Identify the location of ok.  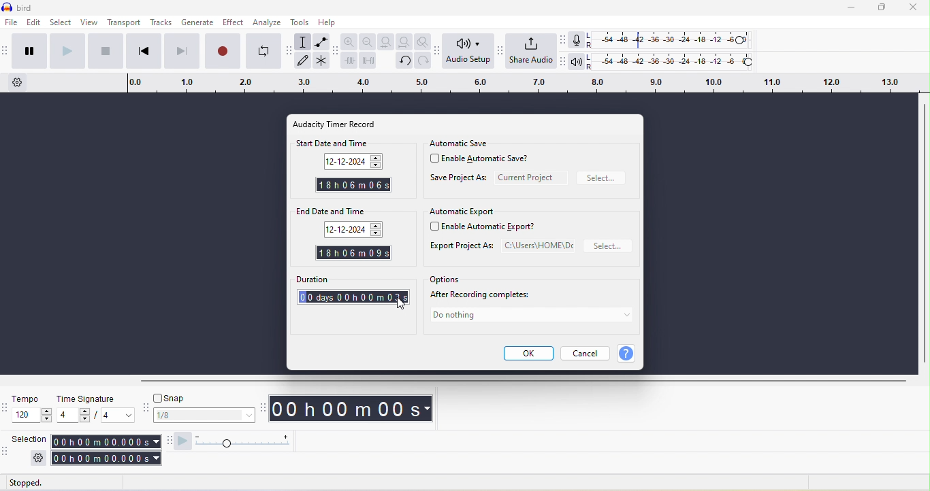
(528, 354).